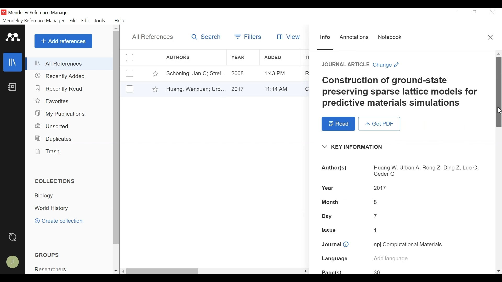 The image size is (502, 282). I want to click on Title, so click(405, 92).